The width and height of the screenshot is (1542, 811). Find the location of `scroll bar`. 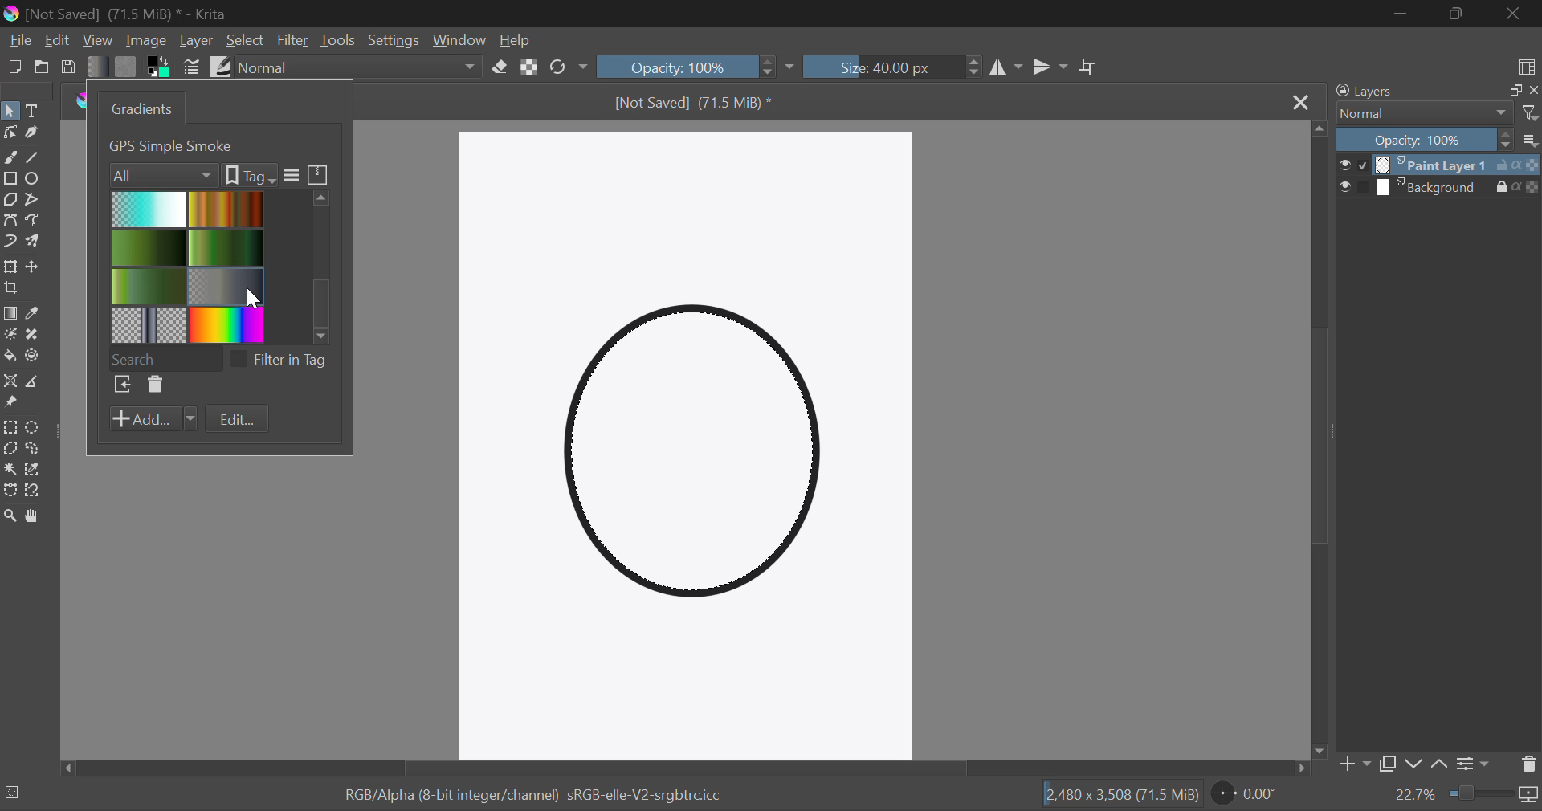

scroll bar is located at coordinates (324, 268).